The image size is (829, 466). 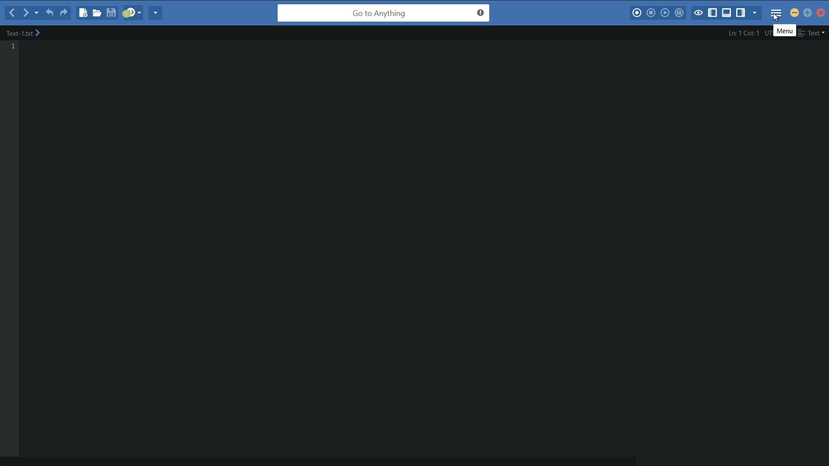 I want to click on stop macros, so click(x=652, y=14).